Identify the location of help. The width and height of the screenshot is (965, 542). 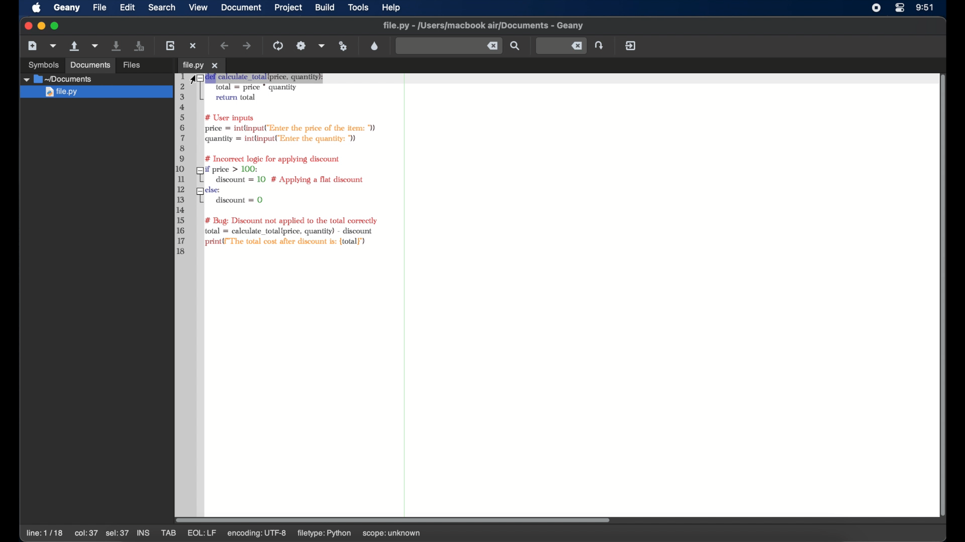
(392, 8).